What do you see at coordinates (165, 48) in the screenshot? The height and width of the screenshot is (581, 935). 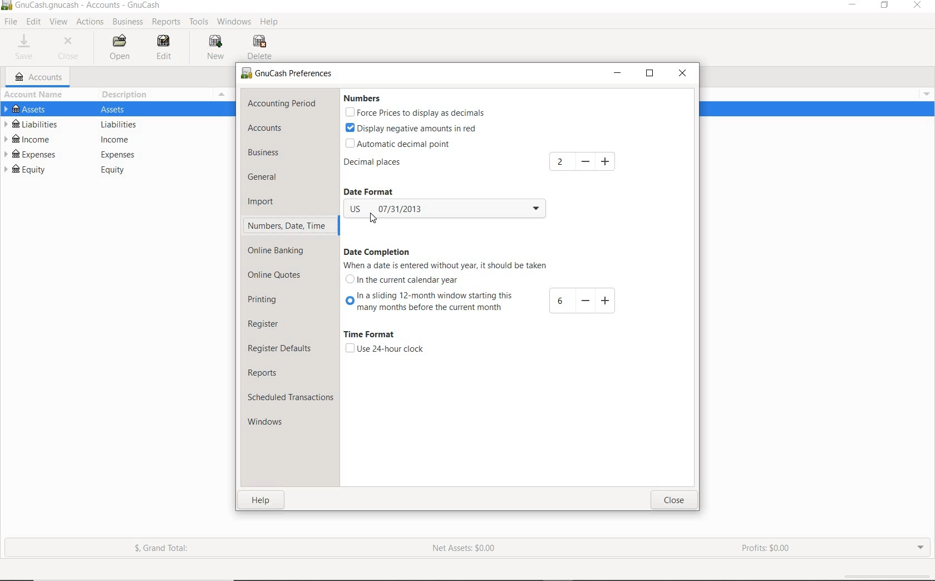 I see `EDIT` at bounding box center [165, 48].